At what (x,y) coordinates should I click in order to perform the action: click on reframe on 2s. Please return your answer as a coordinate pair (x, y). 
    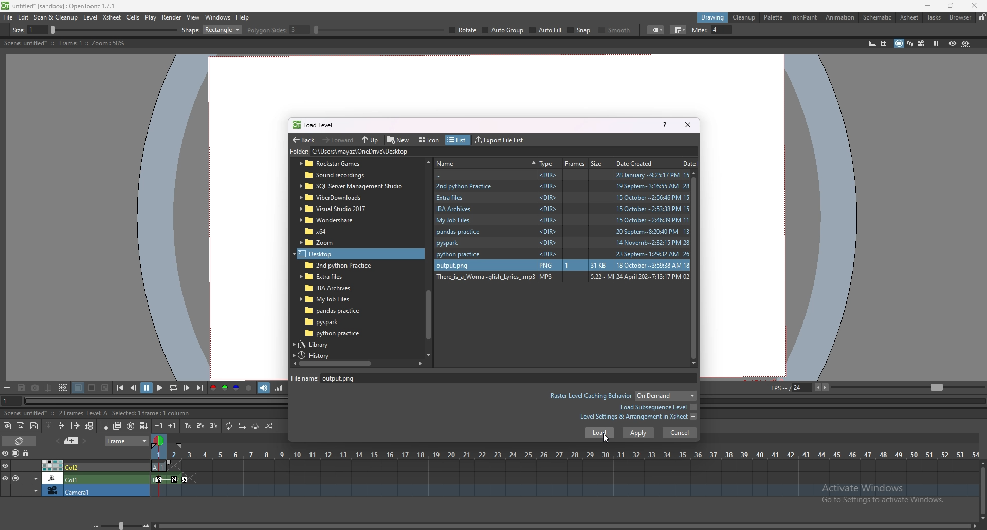
    Looking at the image, I should click on (202, 427).